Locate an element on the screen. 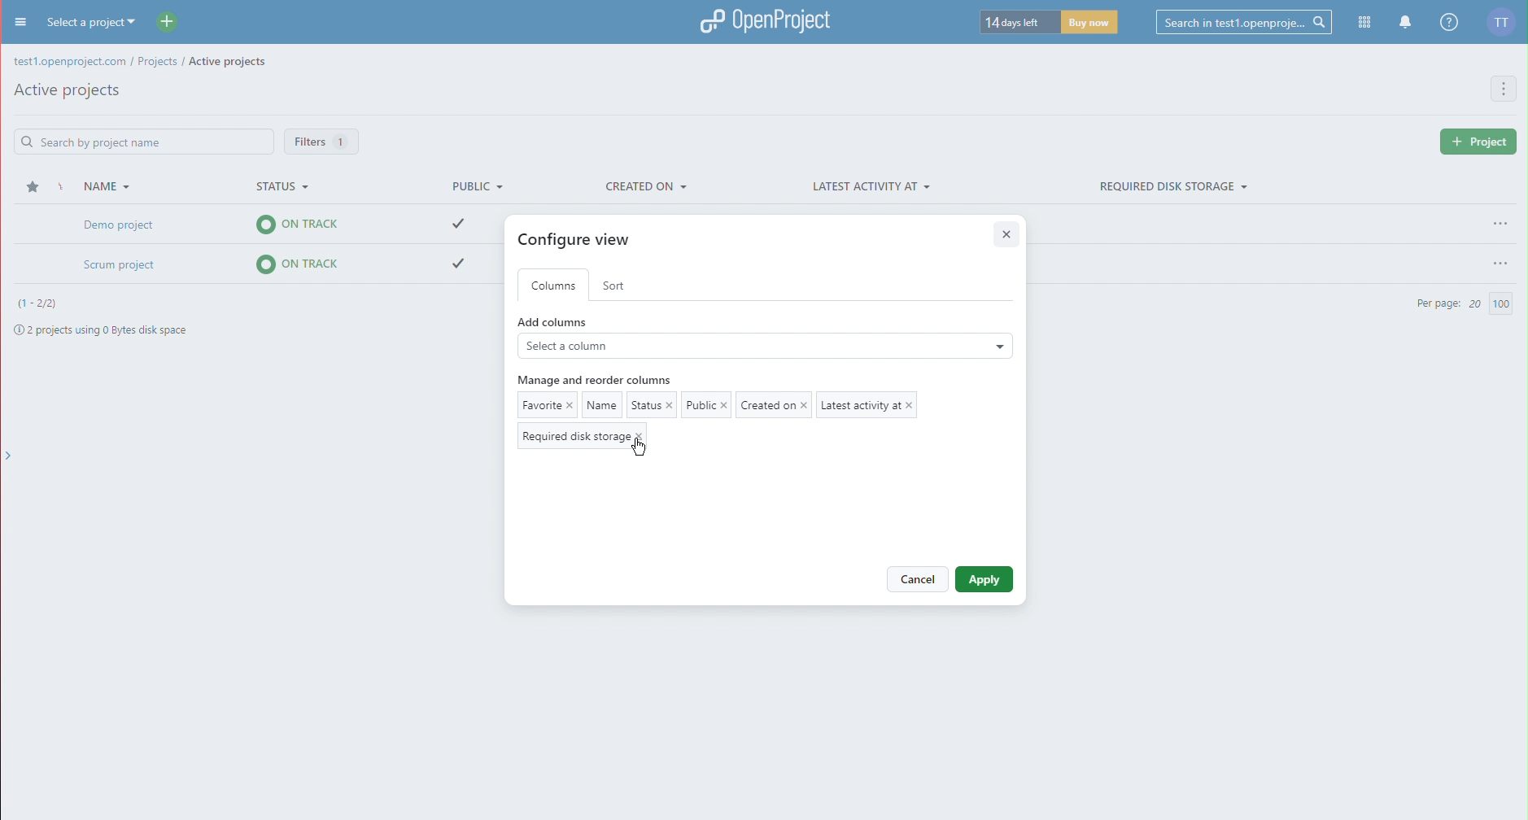 The image size is (1528, 820). Cancel is located at coordinates (917, 578).